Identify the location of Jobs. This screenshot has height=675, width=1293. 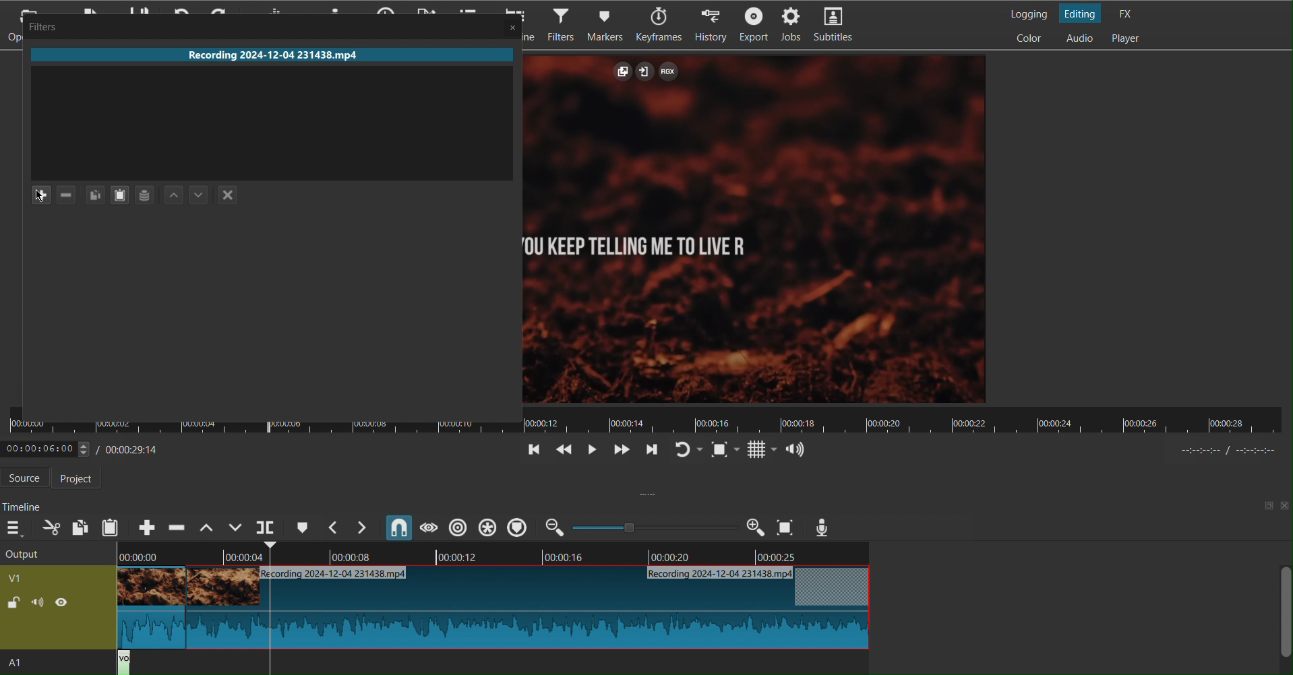
(796, 26).